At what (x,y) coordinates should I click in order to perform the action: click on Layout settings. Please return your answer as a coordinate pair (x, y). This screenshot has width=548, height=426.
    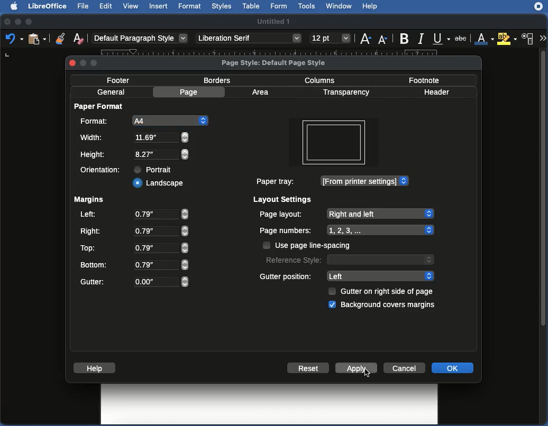
    Looking at the image, I should click on (284, 200).